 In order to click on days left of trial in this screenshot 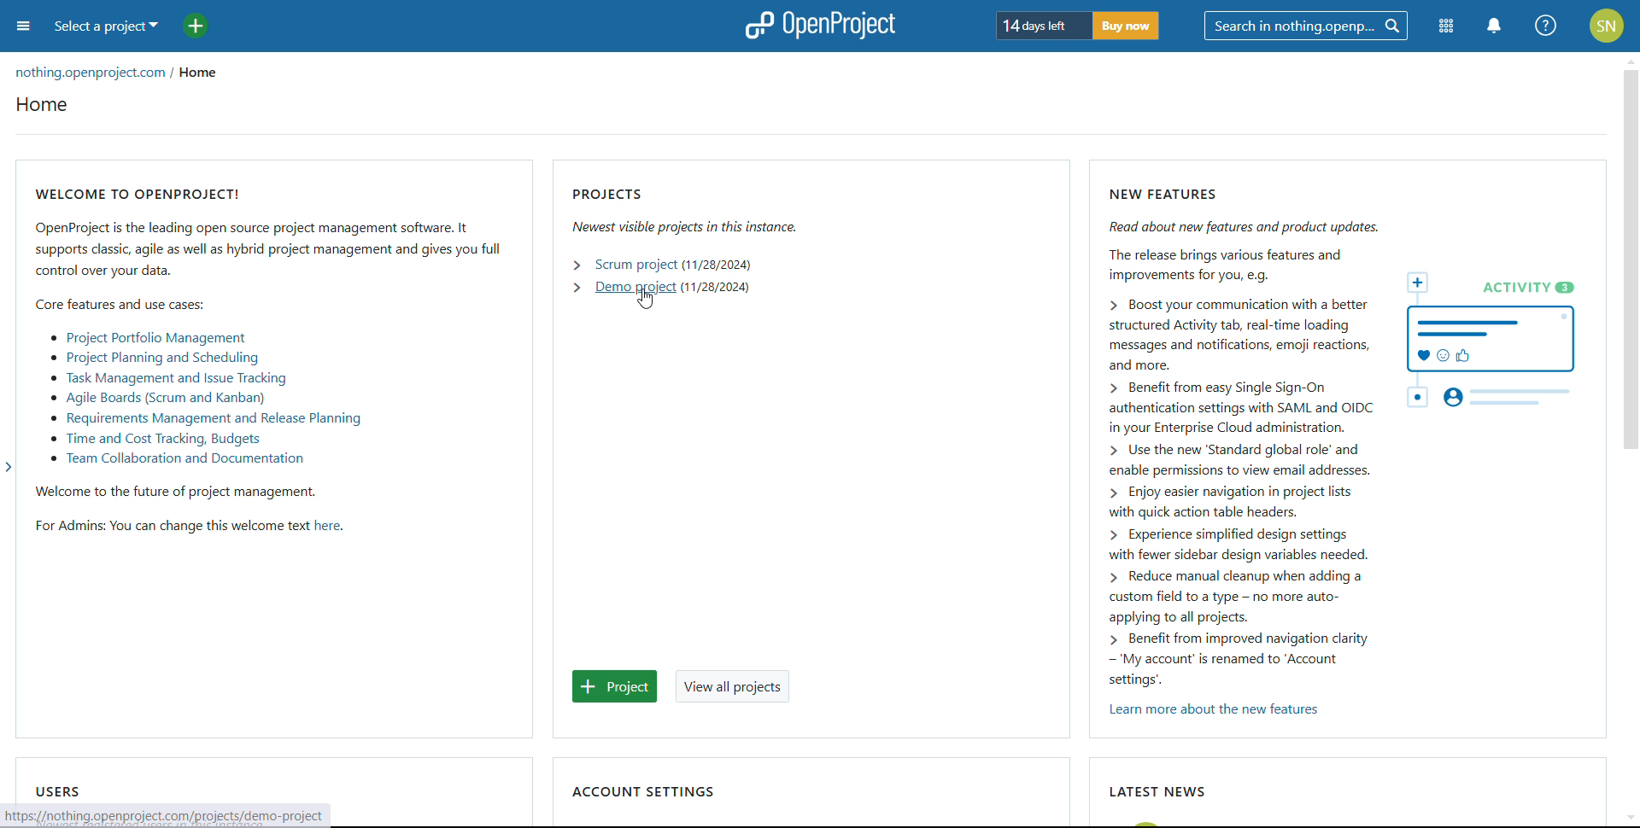, I will do `click(1037, 25)`.